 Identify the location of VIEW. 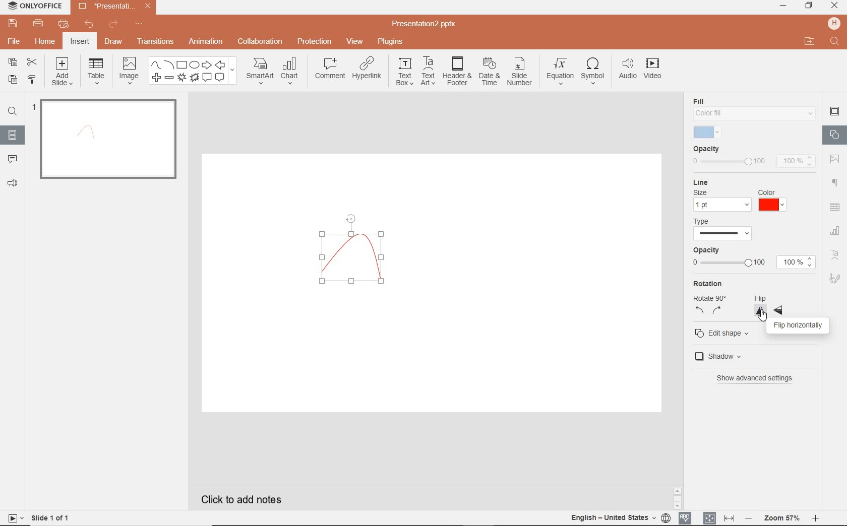
(355, 41).